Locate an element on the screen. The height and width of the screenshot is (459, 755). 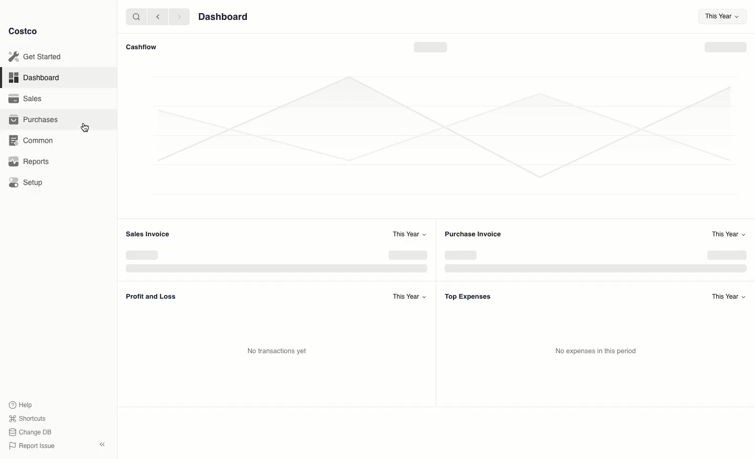
Back is located at coordinates (158, 16).